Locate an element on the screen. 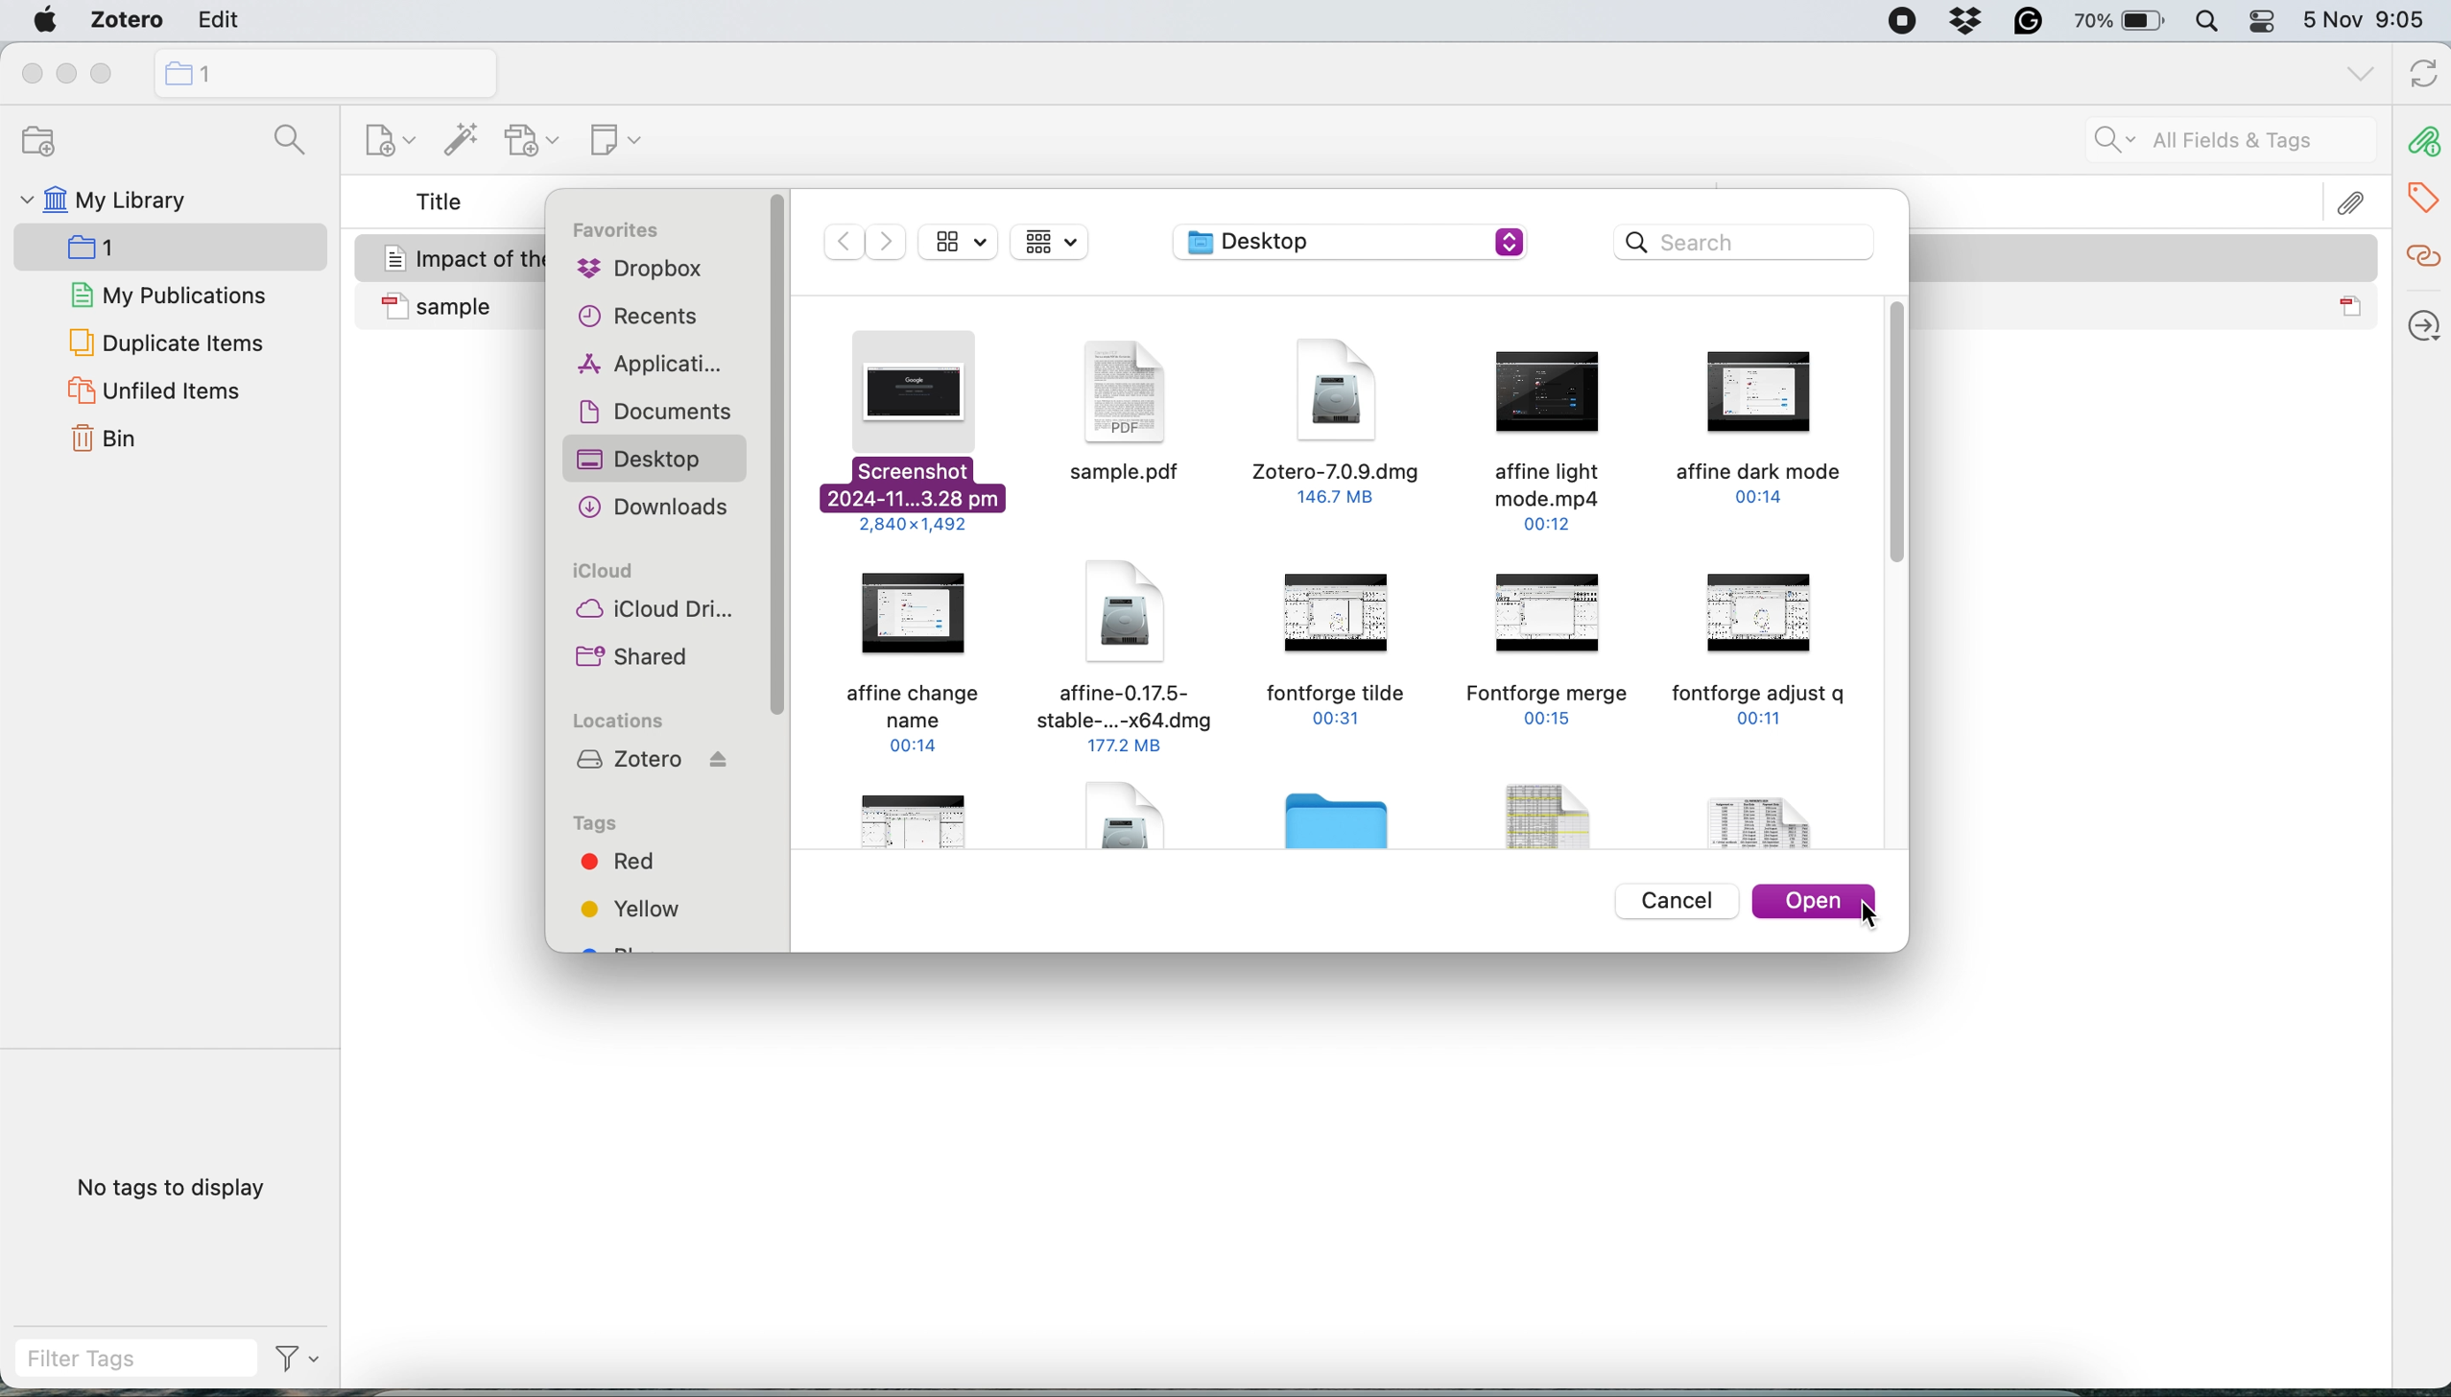 This screenshot has height=1397, width=2451. close is located at coordinates (30, 74).